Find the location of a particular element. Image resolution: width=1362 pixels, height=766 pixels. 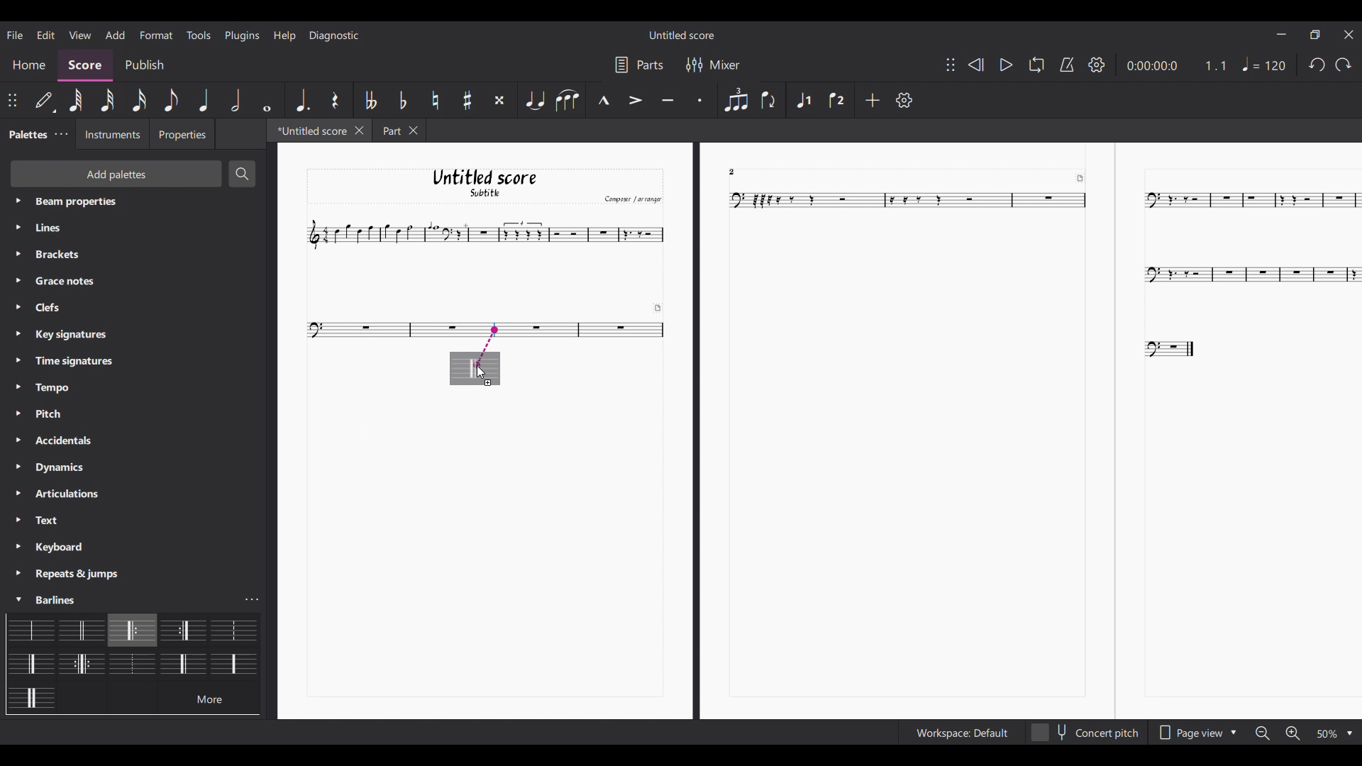

Half note is located at coordinates (236, 100).